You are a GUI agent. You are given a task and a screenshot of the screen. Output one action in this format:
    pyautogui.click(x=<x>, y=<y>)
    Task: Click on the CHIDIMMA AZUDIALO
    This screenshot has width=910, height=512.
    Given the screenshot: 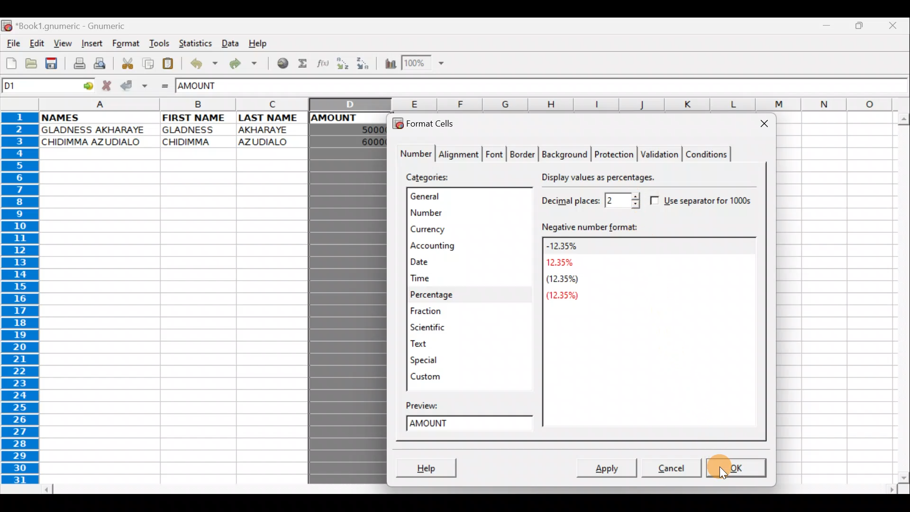 What is the action you would take?
    pyautogui.click(x=98, y=143)
    